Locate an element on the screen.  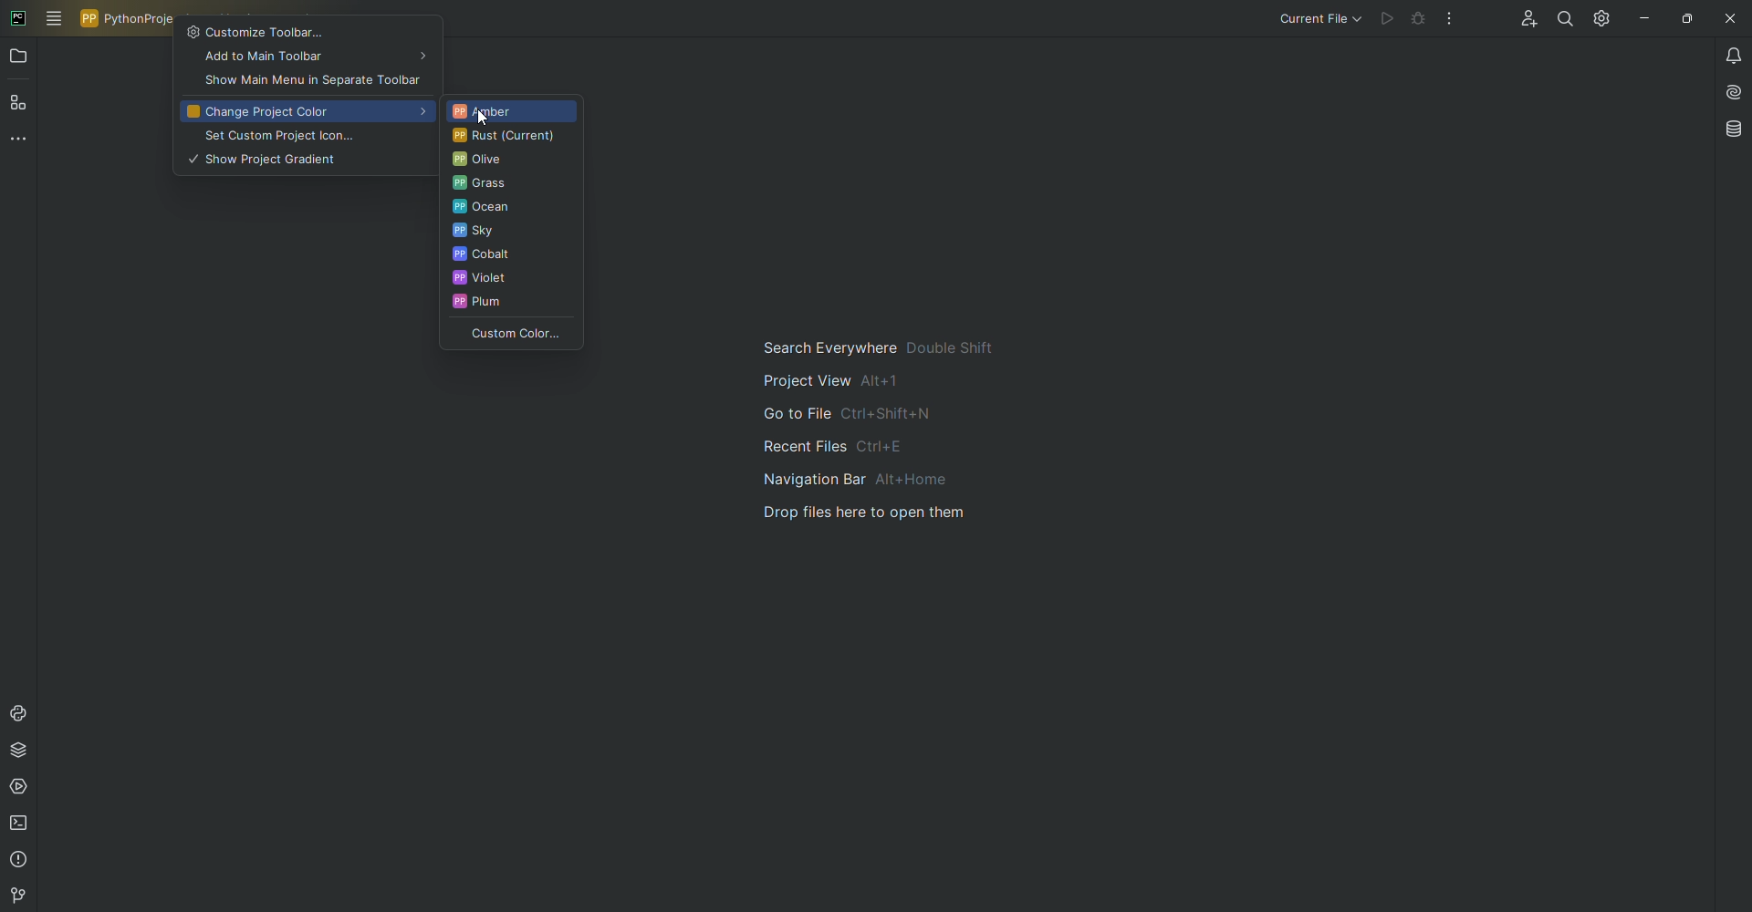
PyCharm is located at coordinates (18, 16).